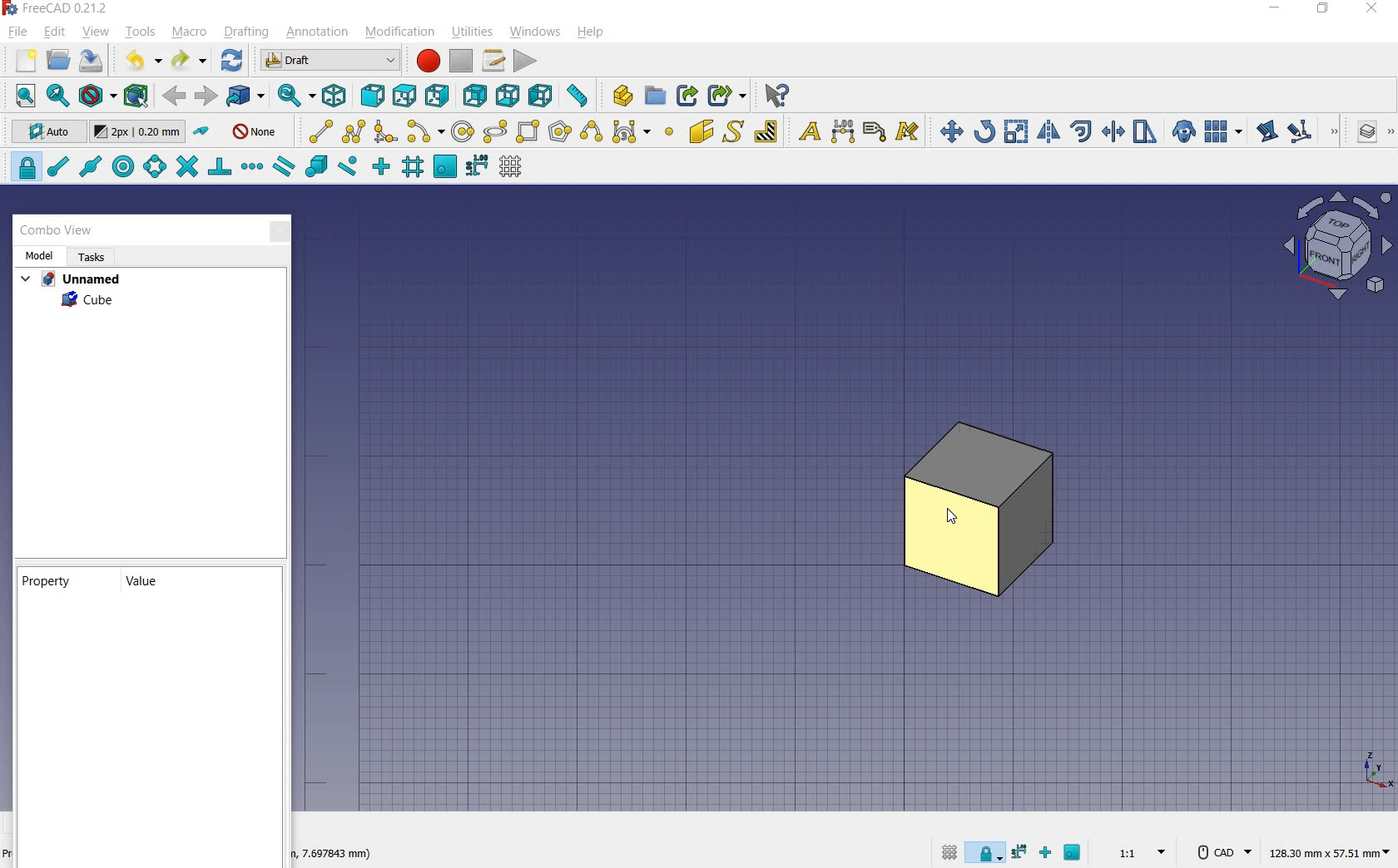  I want to click on toggle grid, so click(509, 169).